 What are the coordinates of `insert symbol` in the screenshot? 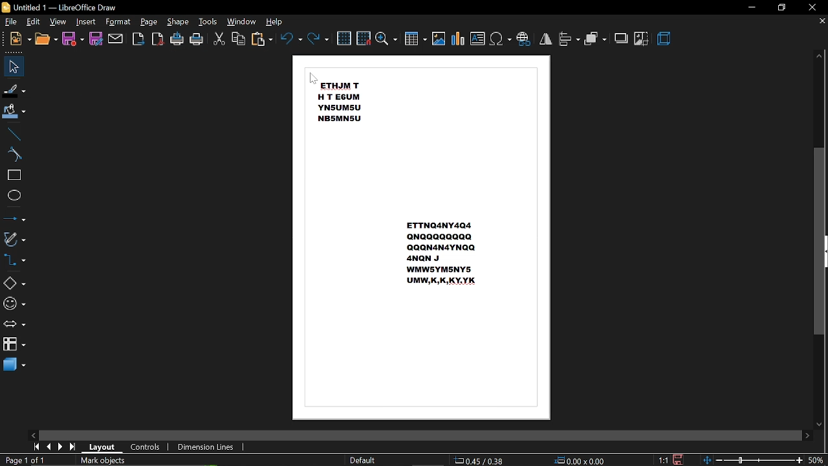 It's located at (500, 39).